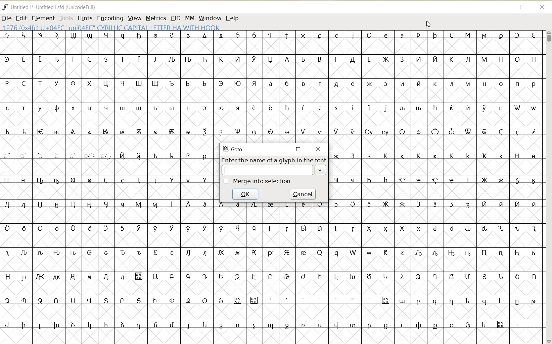  Describe the element at coordinates (258, 182) in the screenshot. I see `merge into selection` at that location.